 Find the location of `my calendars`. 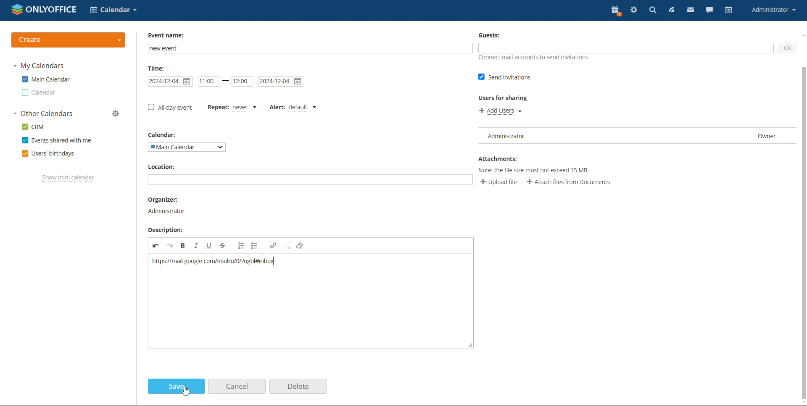

my calendars is located at coordinates (39, 66).